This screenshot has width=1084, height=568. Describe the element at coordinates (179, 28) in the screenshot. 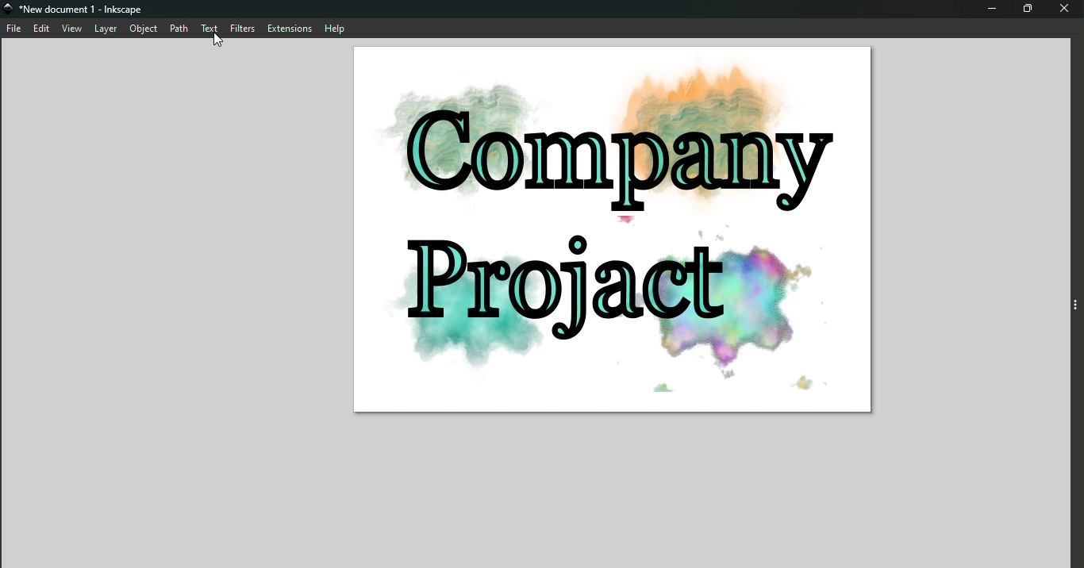

I see `path` at that location.